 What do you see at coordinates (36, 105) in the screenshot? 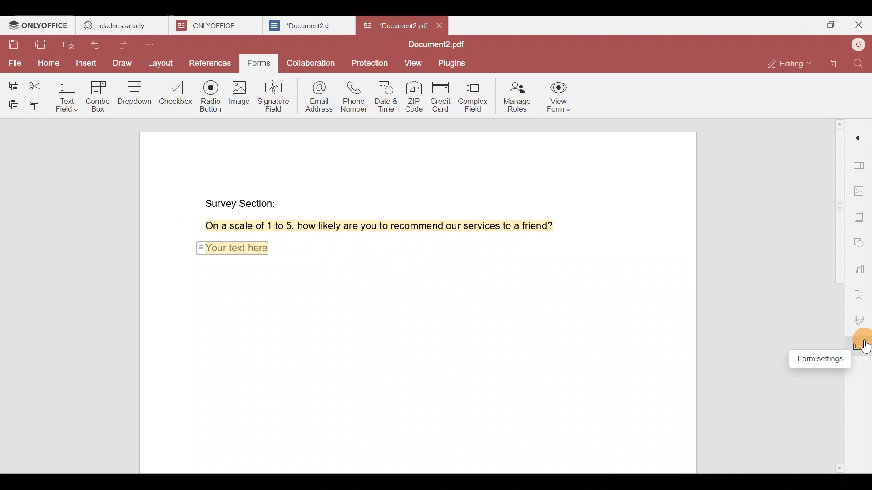
I see `Copy style` at bounding box center [36, 105].